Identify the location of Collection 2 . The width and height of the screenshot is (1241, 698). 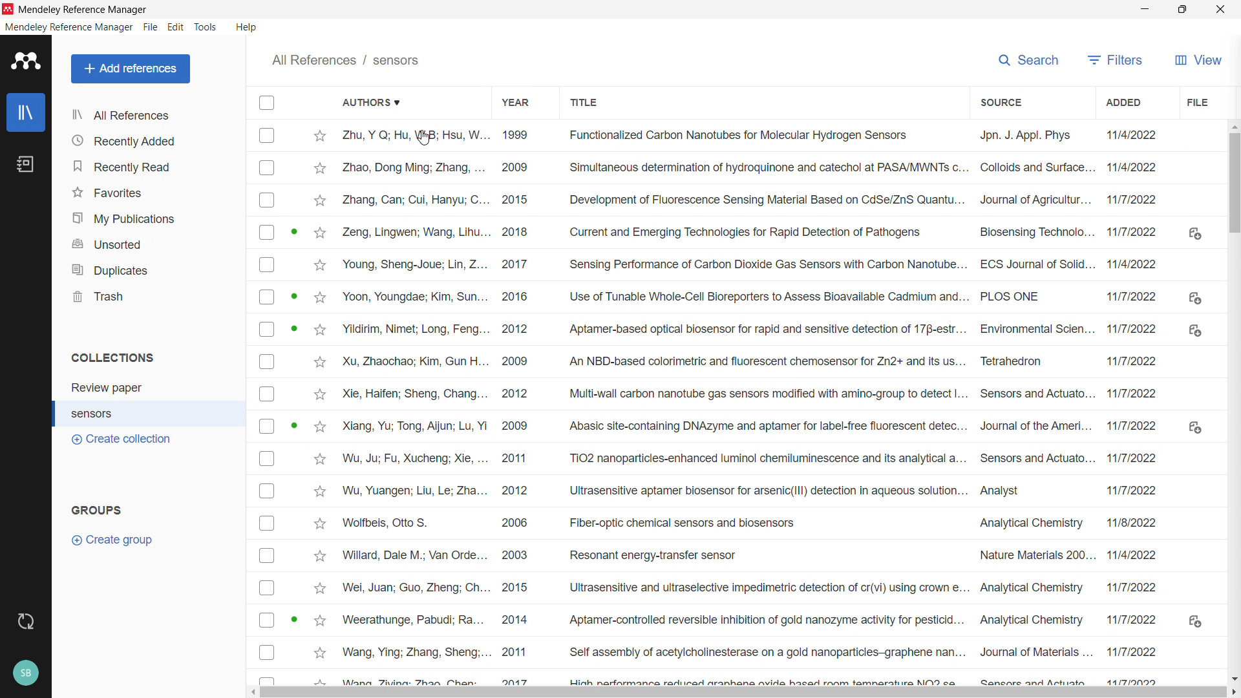
(151, 413).